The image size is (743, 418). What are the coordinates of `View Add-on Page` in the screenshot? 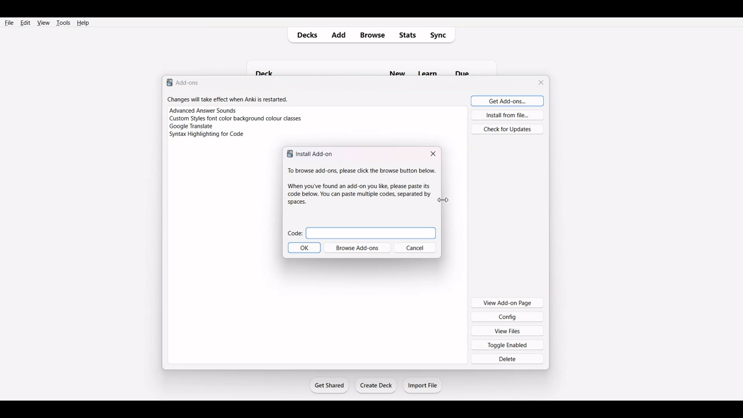 It's located at (507, 302).